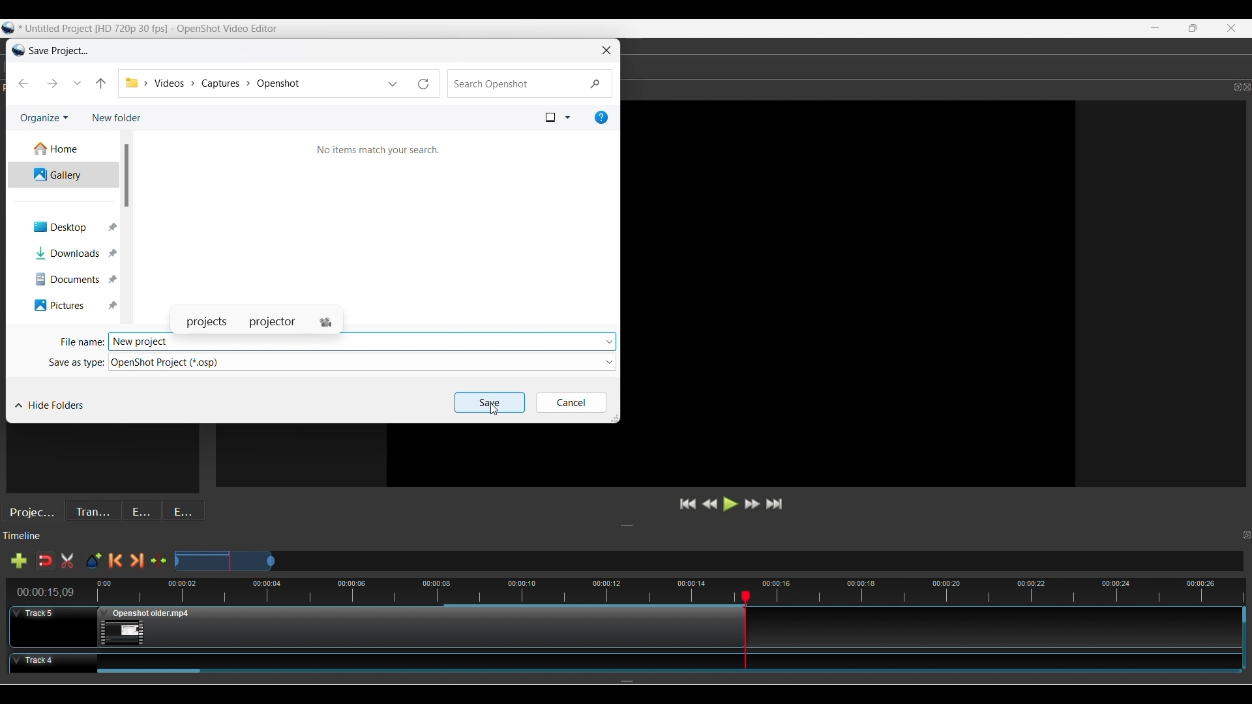 This screenshot has width=1252, height=704. I want to click on Clip at Track Panel, so click(423, 628).